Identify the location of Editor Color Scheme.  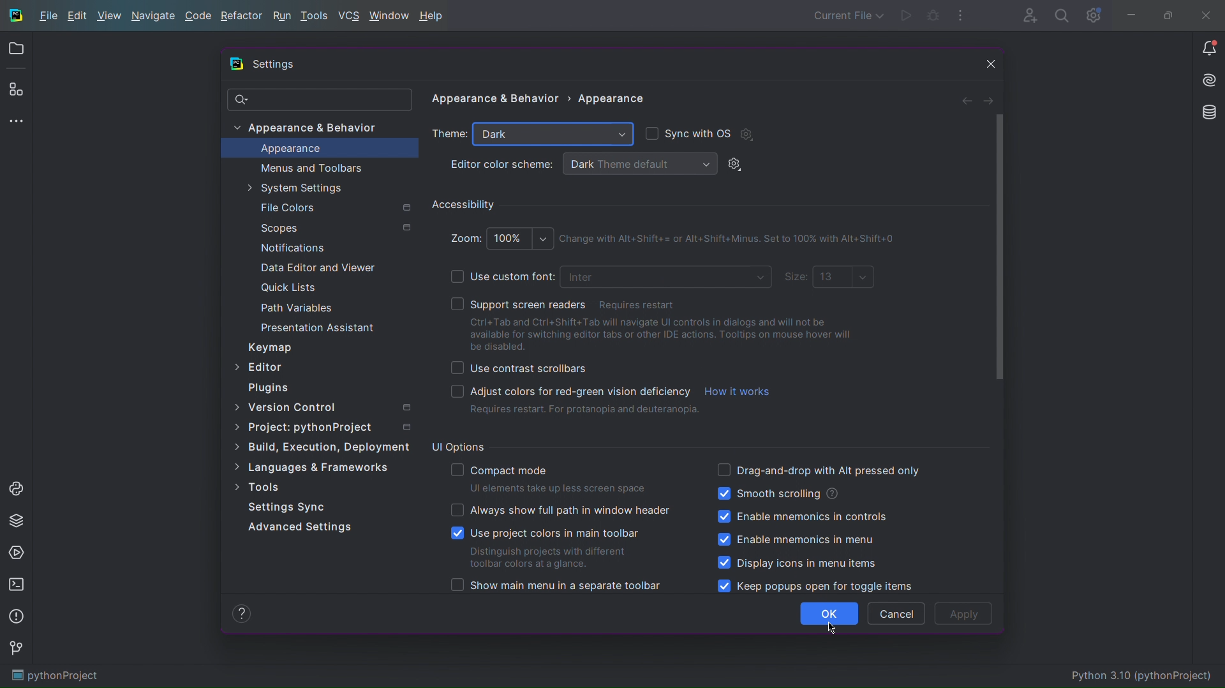
(502, 164).